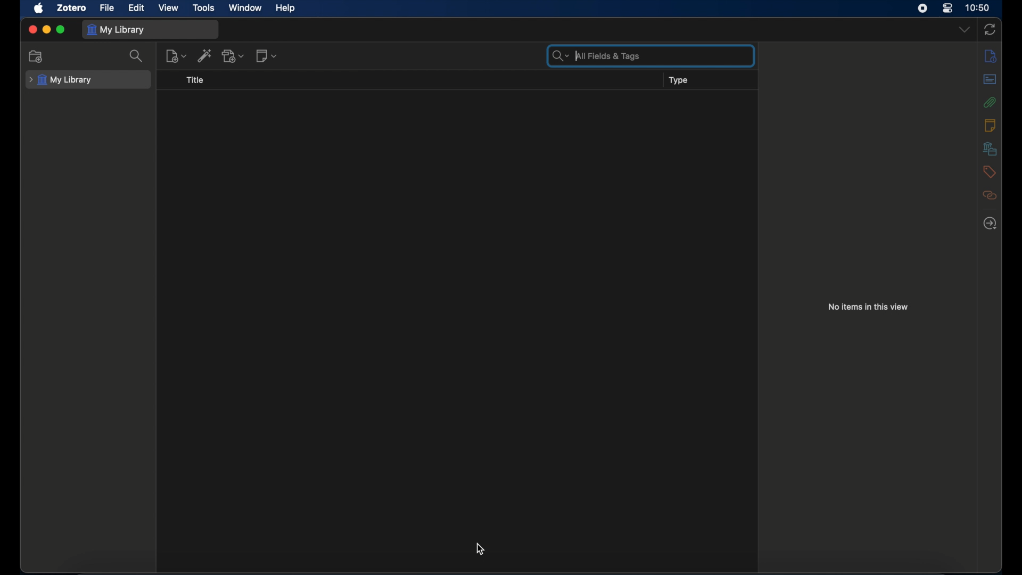 This screenshot has width=1022, height=575. Describe the element at coordinates (991, 125) in the screenshot. I see `notes` at that location.